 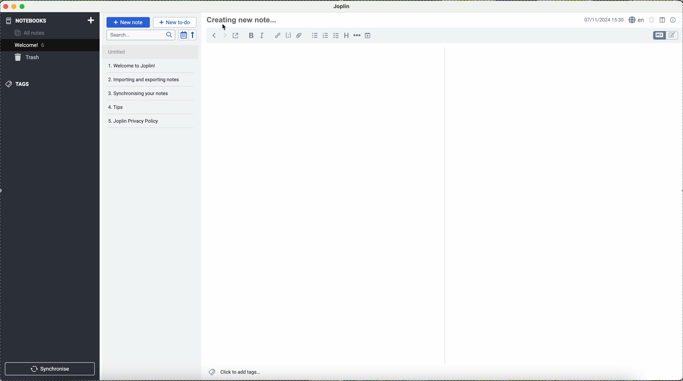 I want to click on italic, so click(x=264, y=36).